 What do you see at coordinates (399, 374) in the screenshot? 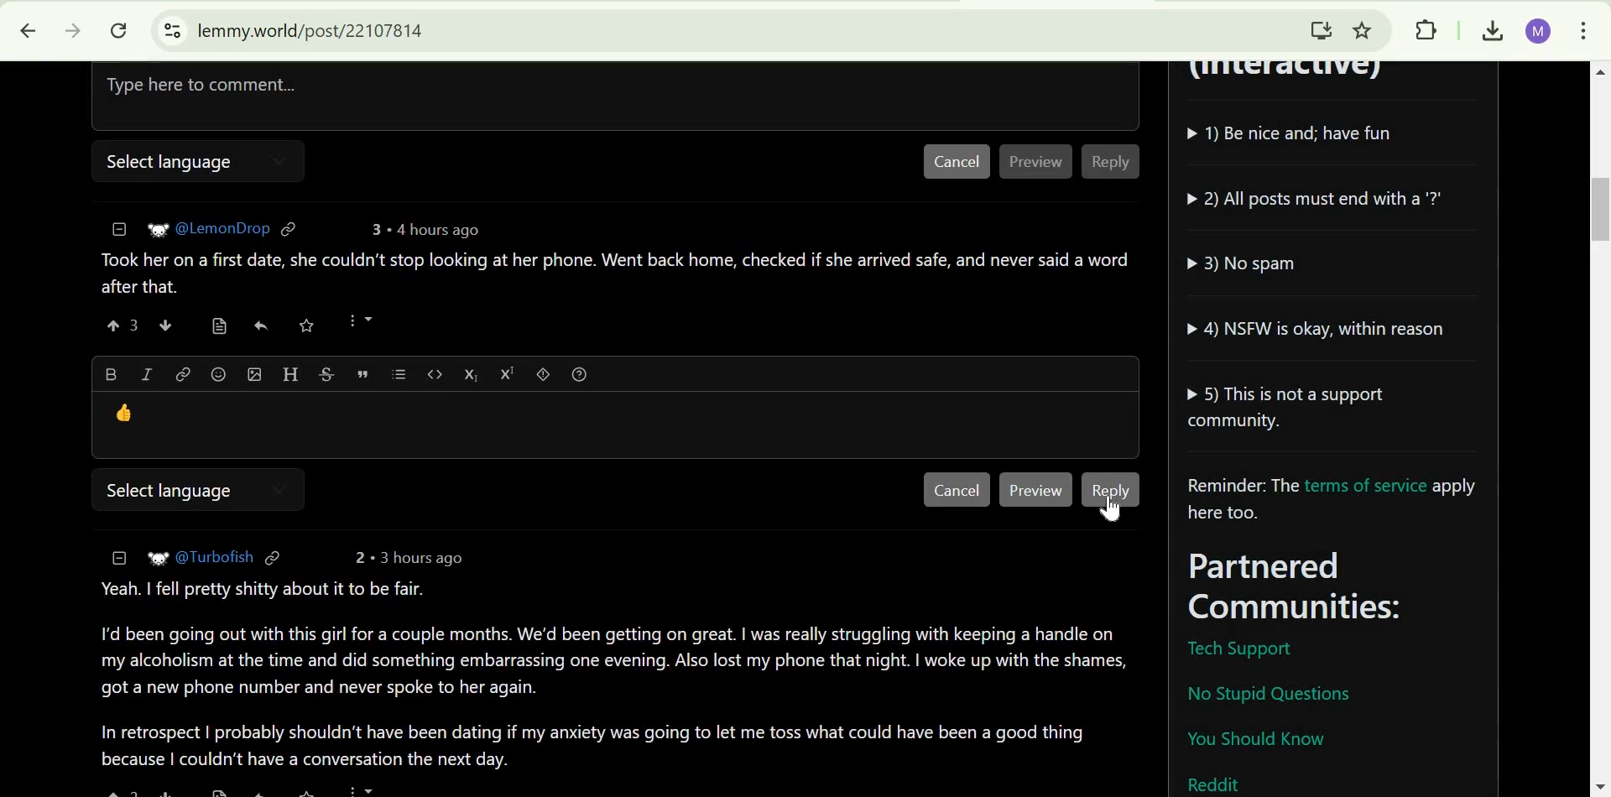
I see `list` at bounding box center [399, 374].